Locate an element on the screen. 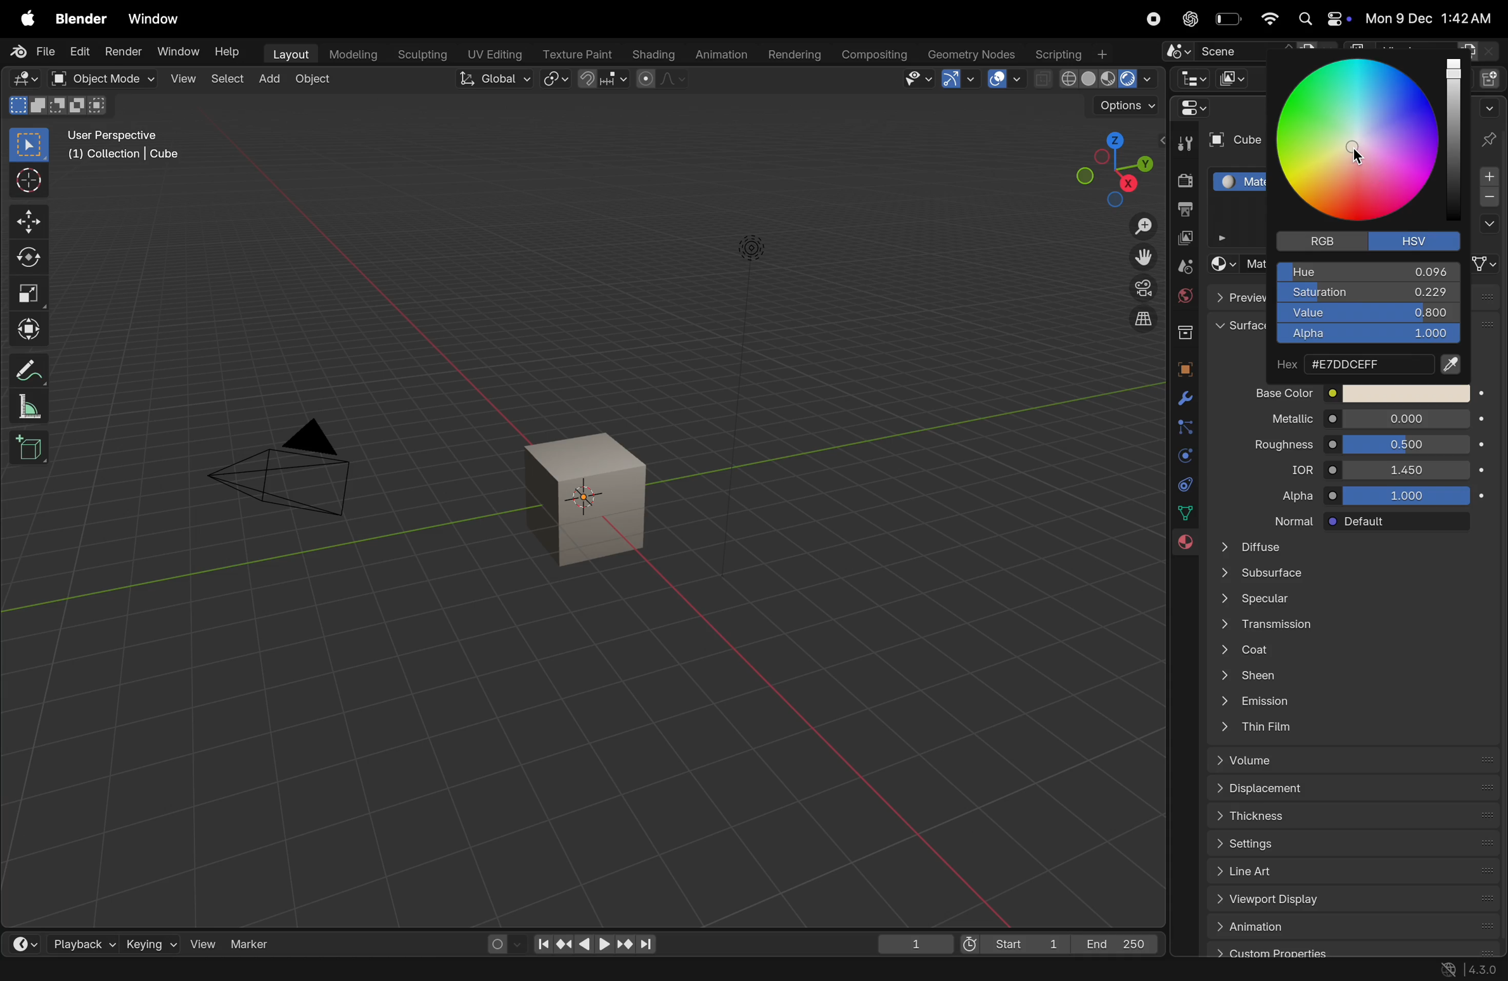  roughness is located at coordinates (1273, 447).